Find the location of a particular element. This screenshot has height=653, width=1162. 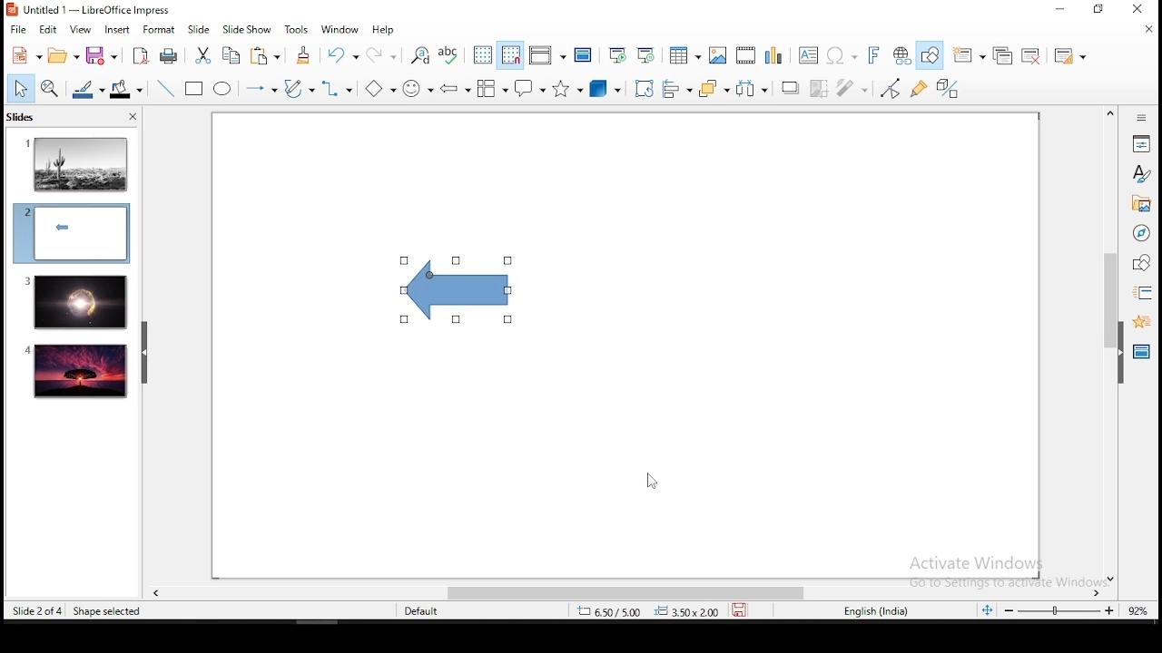

close window is located at coordinates (1141, 10).